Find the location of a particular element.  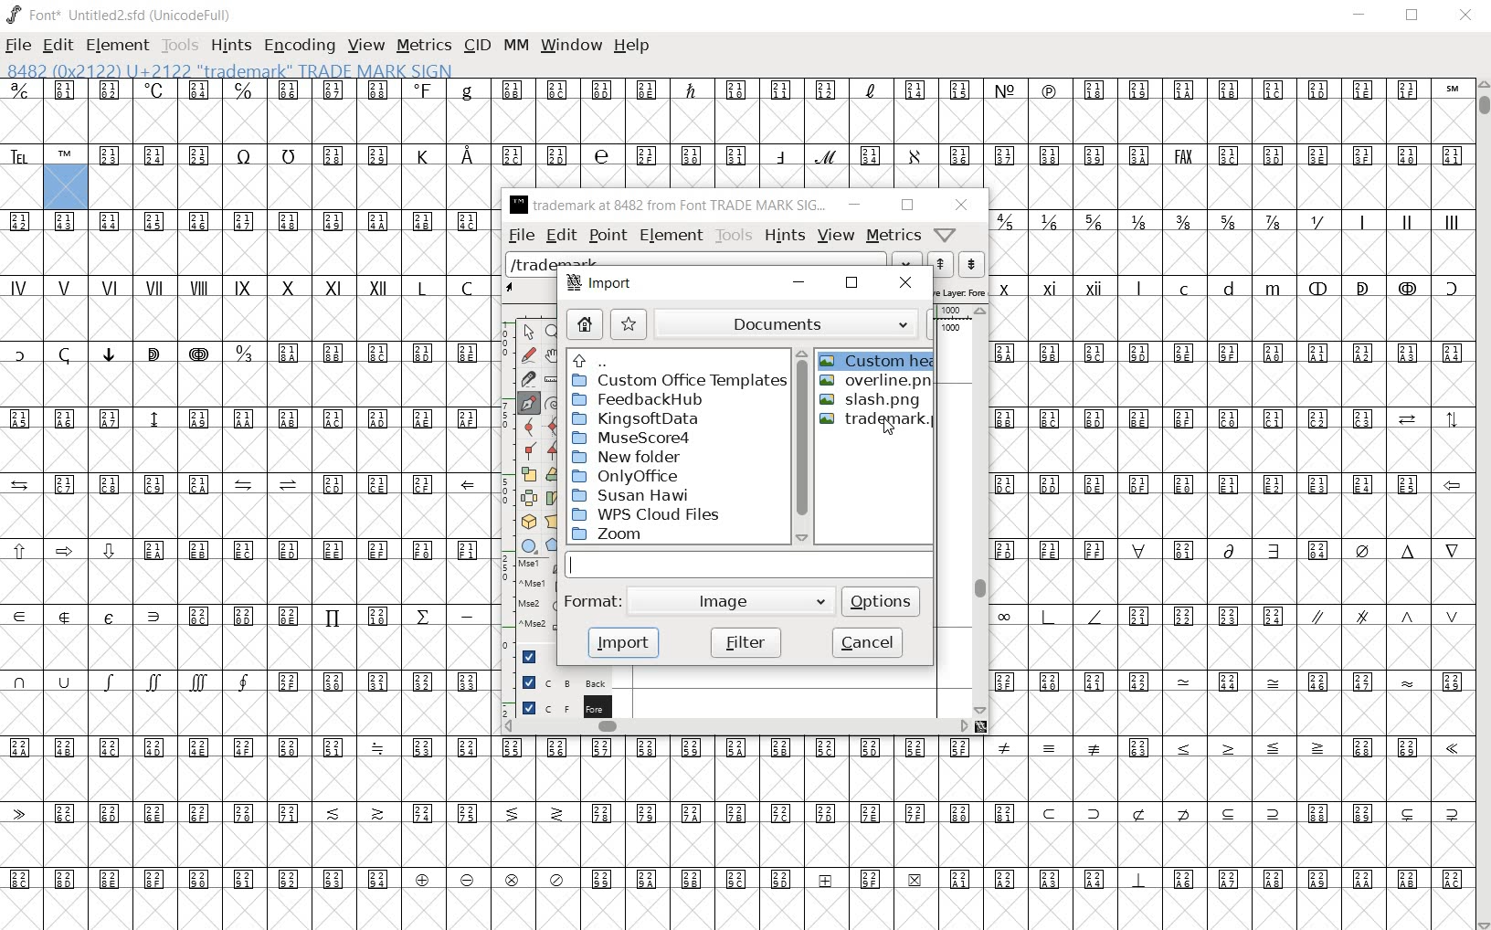

zoom is located at coordinates (677, 535).